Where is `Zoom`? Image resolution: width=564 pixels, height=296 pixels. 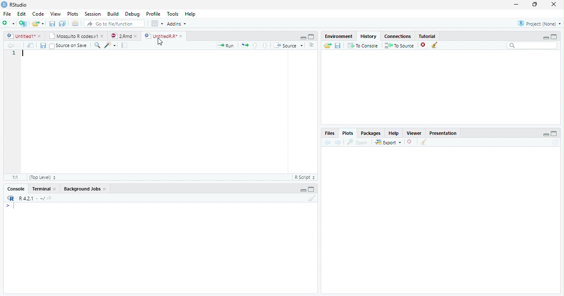
Zoom is located at coordinates (358, 142).